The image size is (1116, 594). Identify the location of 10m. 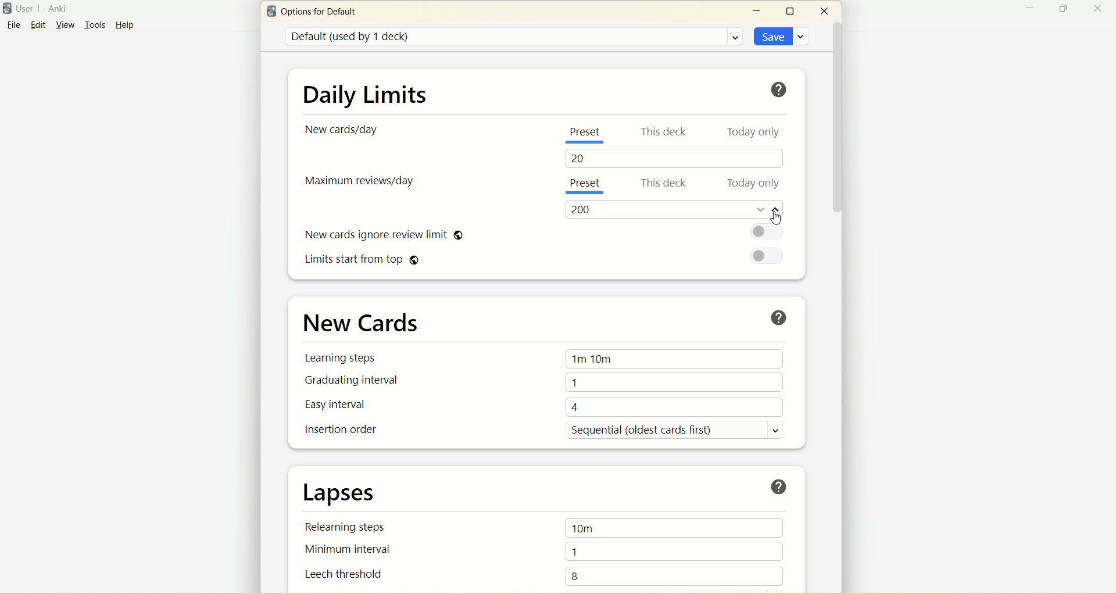
(676, 527).